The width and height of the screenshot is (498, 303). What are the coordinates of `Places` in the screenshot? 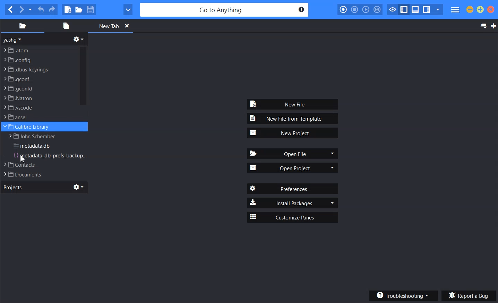 It's located at (22, 26).